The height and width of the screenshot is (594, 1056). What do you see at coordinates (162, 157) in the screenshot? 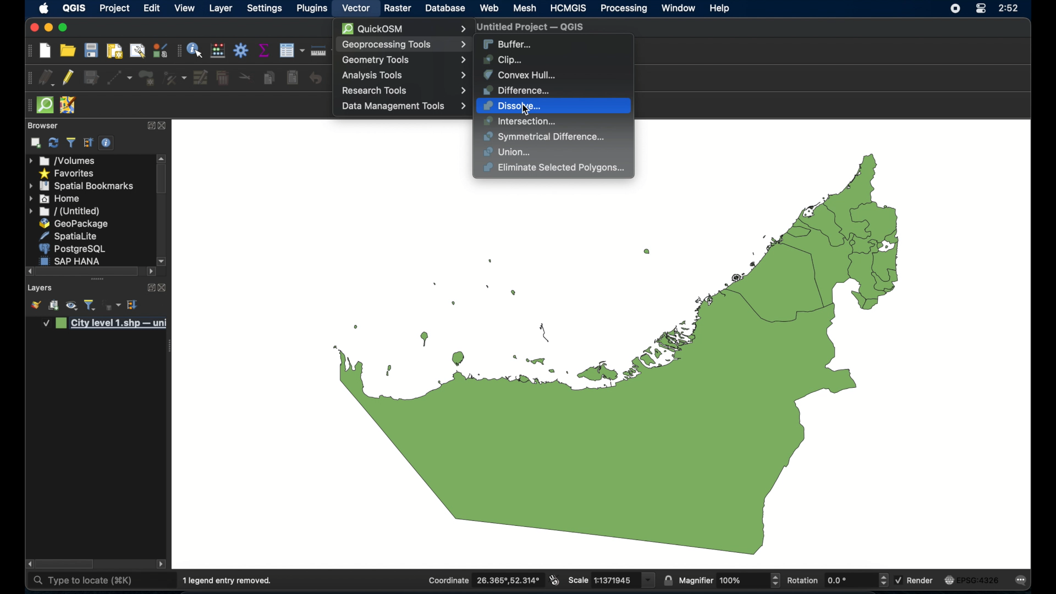
I see `scroll up arrow` at bounding box center [162, 157].